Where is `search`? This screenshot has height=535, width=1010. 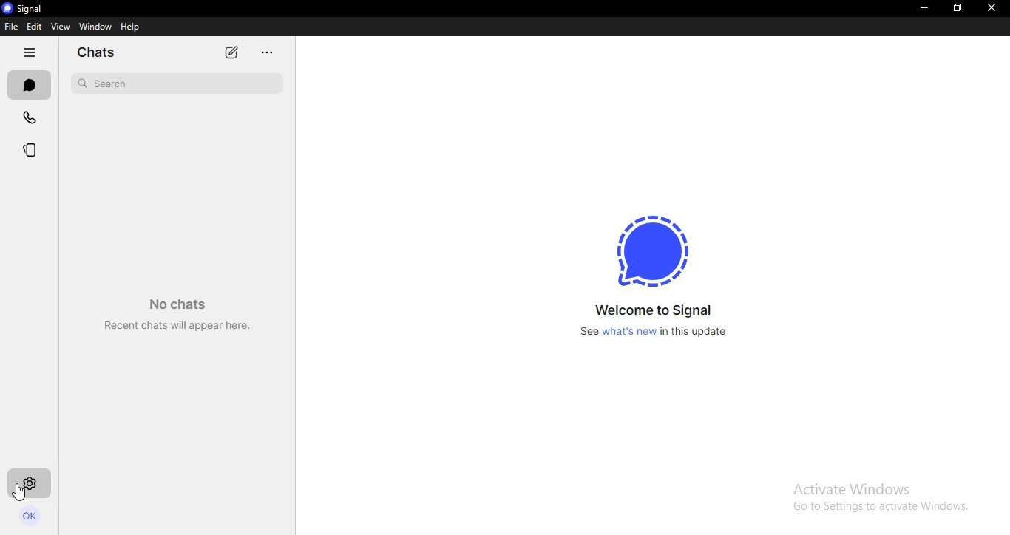
search is located at coordinates (105, 82).